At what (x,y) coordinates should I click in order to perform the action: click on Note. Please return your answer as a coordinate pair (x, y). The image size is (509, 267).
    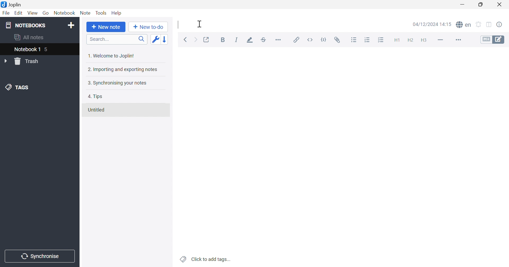
    Looking at the image, I should click on (85, 13).